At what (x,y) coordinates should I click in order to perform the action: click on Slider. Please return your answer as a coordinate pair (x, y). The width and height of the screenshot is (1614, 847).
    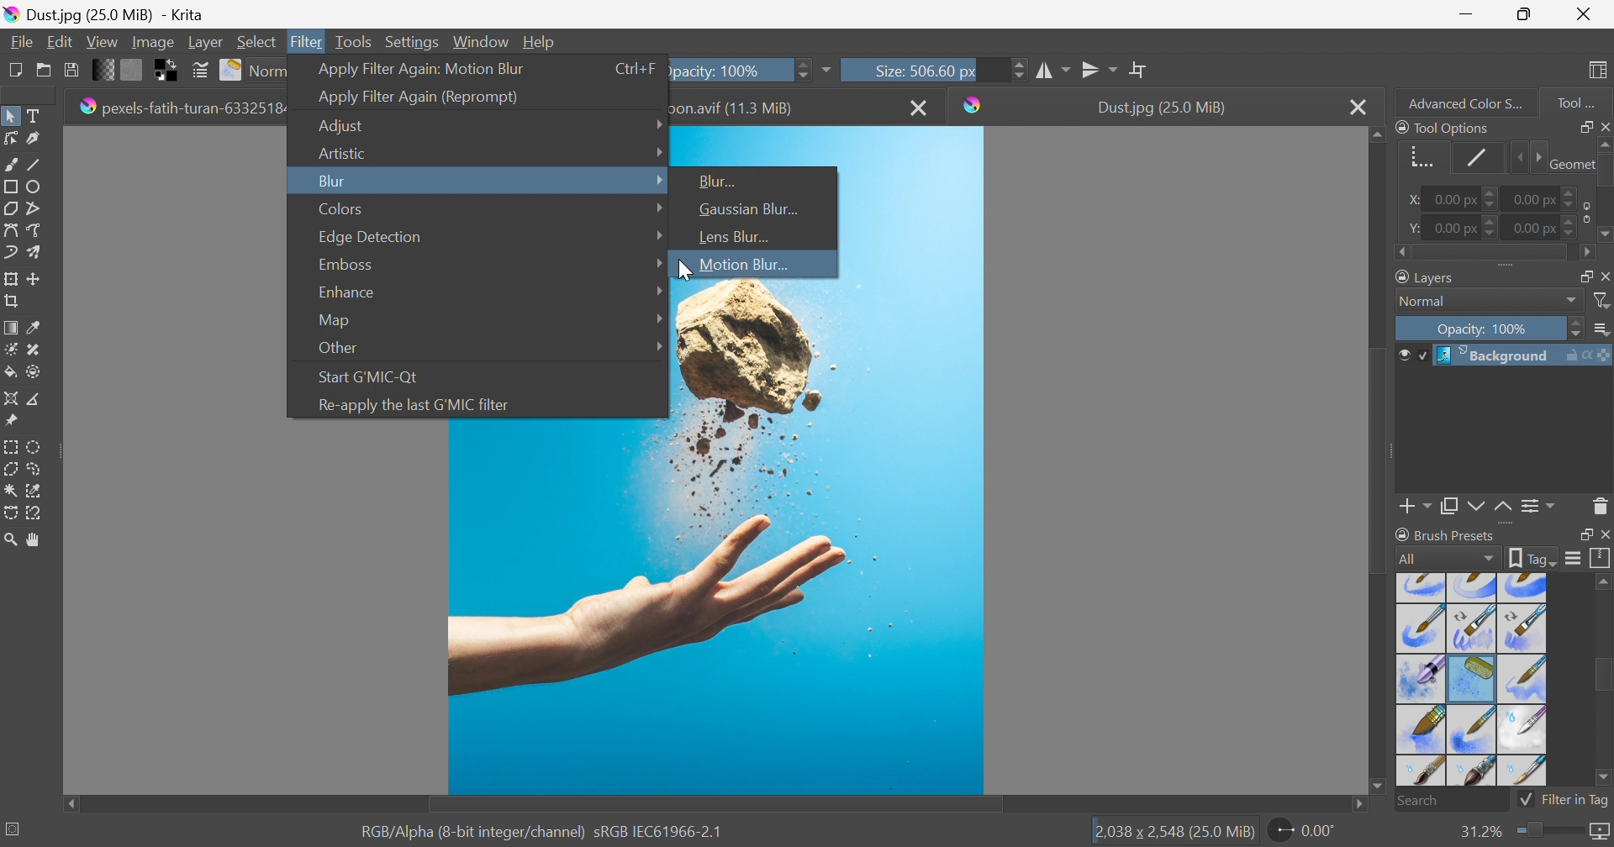
    Looking at the image, I should click on (1571, 193).